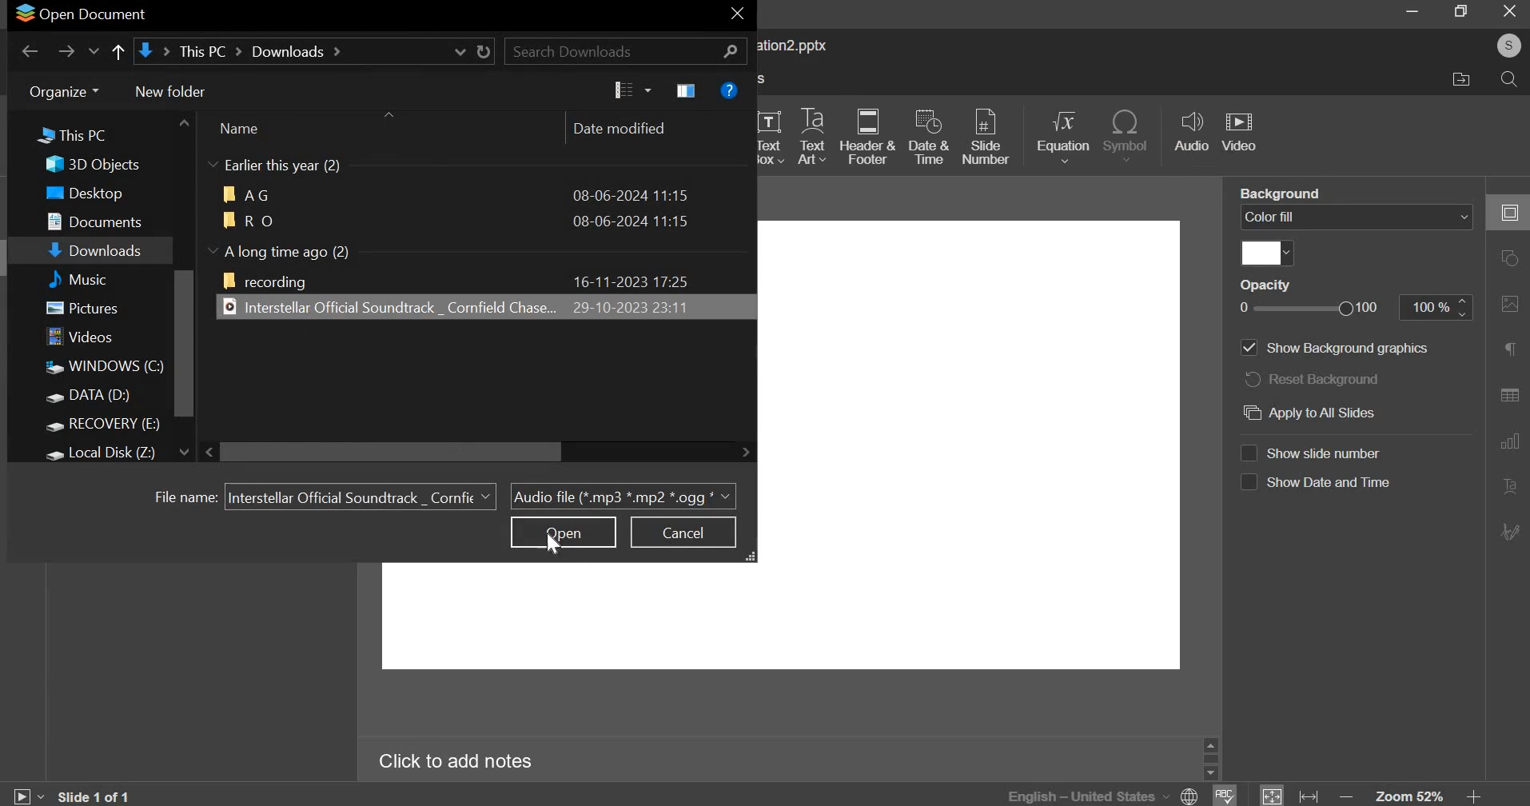 Image resolution: width=1530 pixels, height=806 pixels. What do you see at coordinates (91, 279) in the screenshot?
I see `Music` at bounding box center [91, 279].